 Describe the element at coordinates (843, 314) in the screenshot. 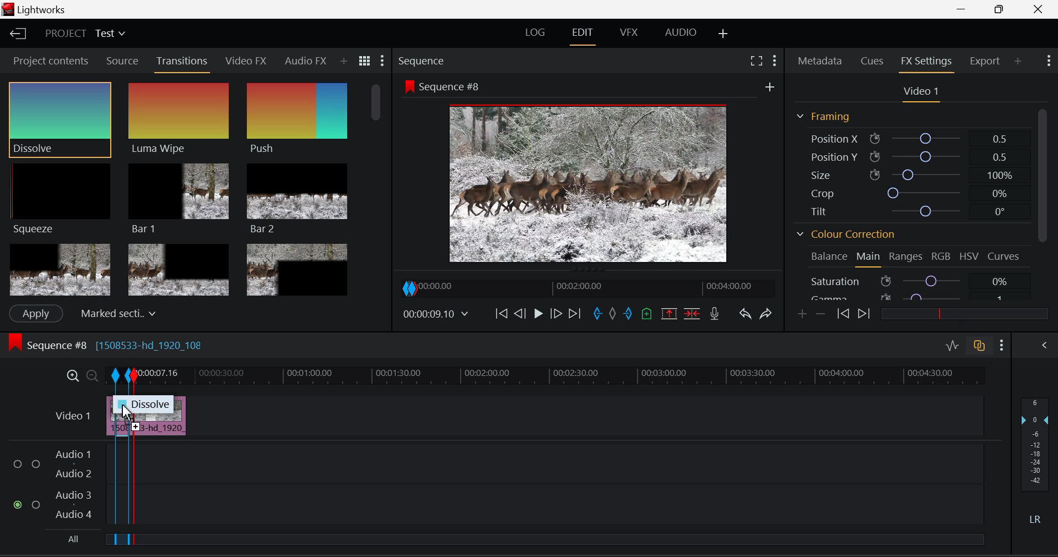

I see `Previous keyframe` at that location.